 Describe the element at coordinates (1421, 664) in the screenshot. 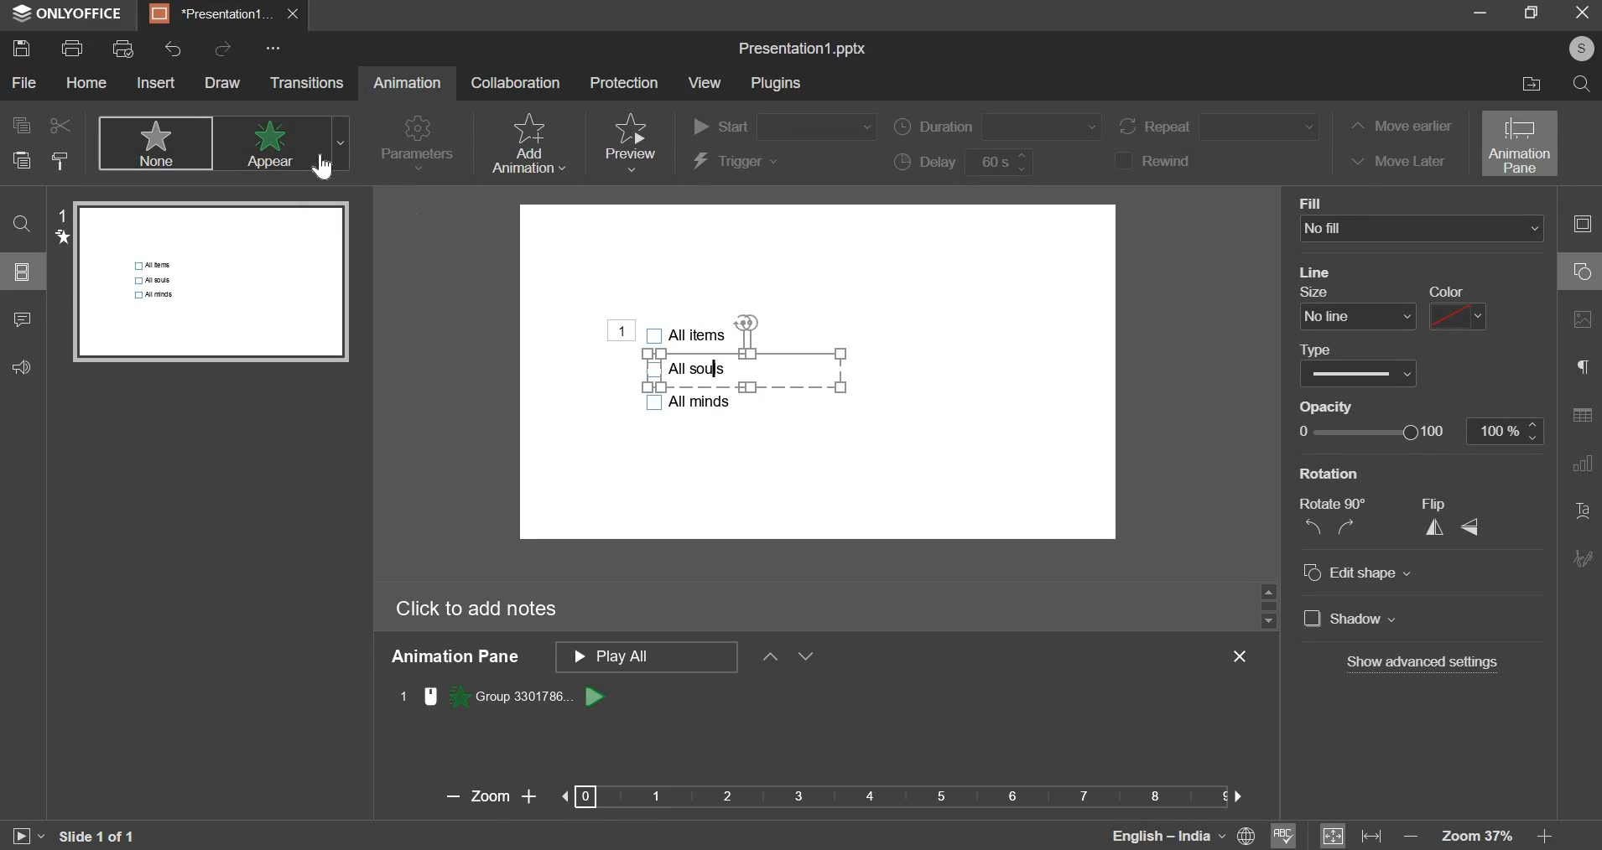

I see `Show advanced settings` at that location.